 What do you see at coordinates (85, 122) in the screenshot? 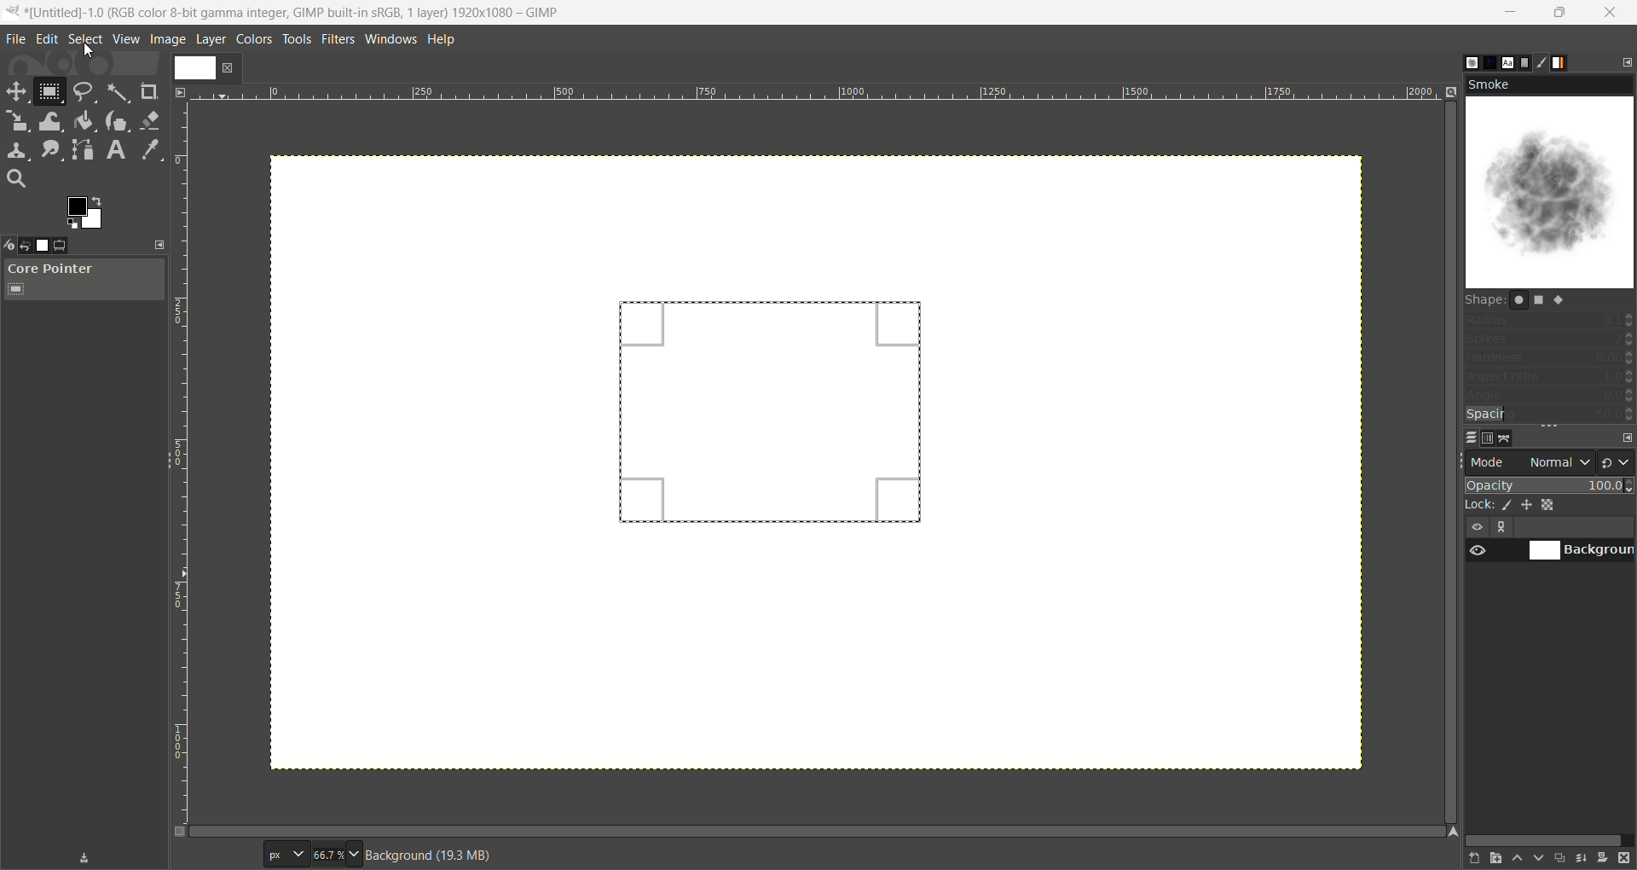
I see `bucket fill tool` at bounding box center [85, 122].